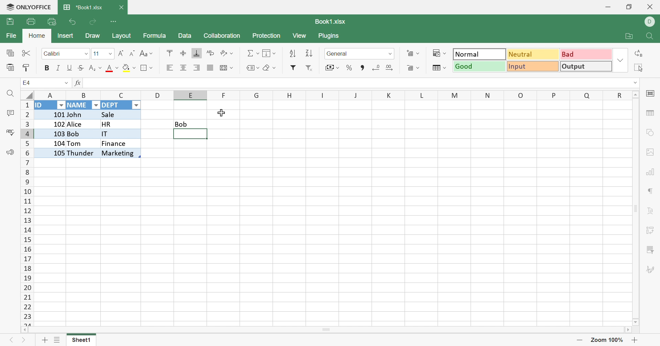 This screenshot has width=660, height=346. What do you see at coordinates (29, 8) in the screenshot?
I see `ONLYOFFICE` at bounding box center [29, 8].